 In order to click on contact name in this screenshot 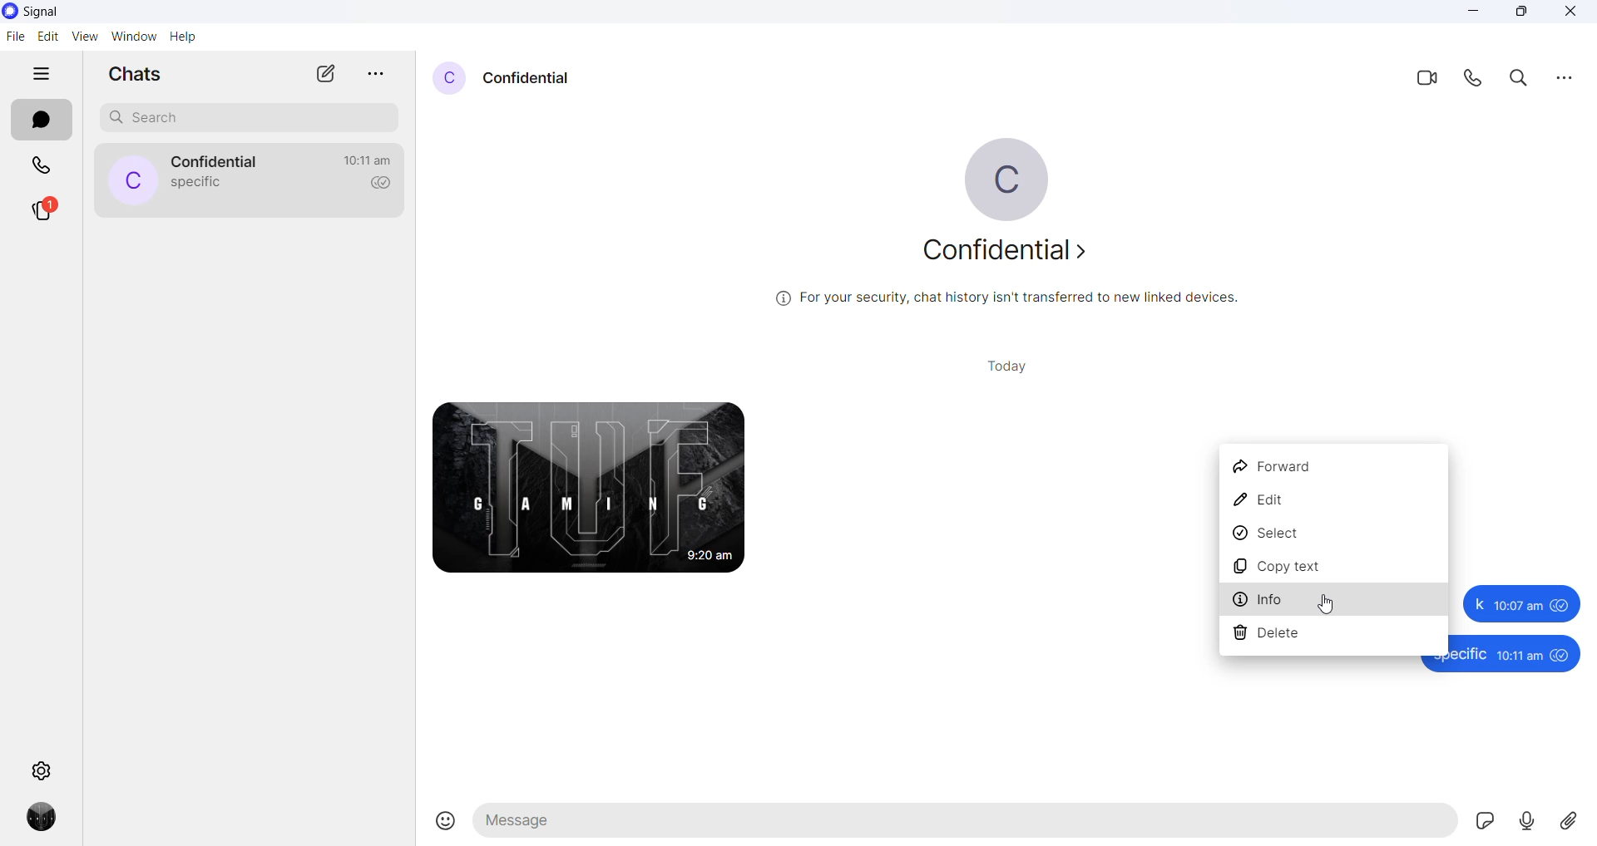, I will do `click(528, 80)`.